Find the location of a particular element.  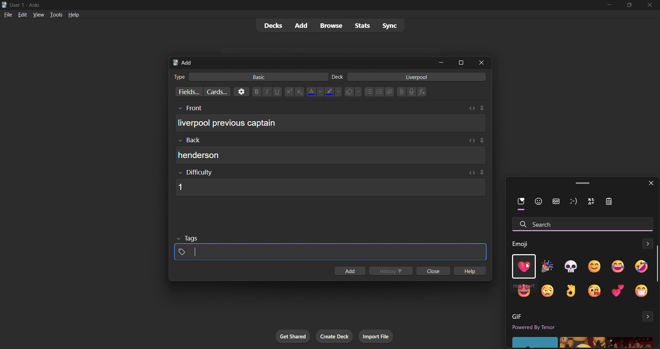

add card title bar is located at coordinates (301, 61).